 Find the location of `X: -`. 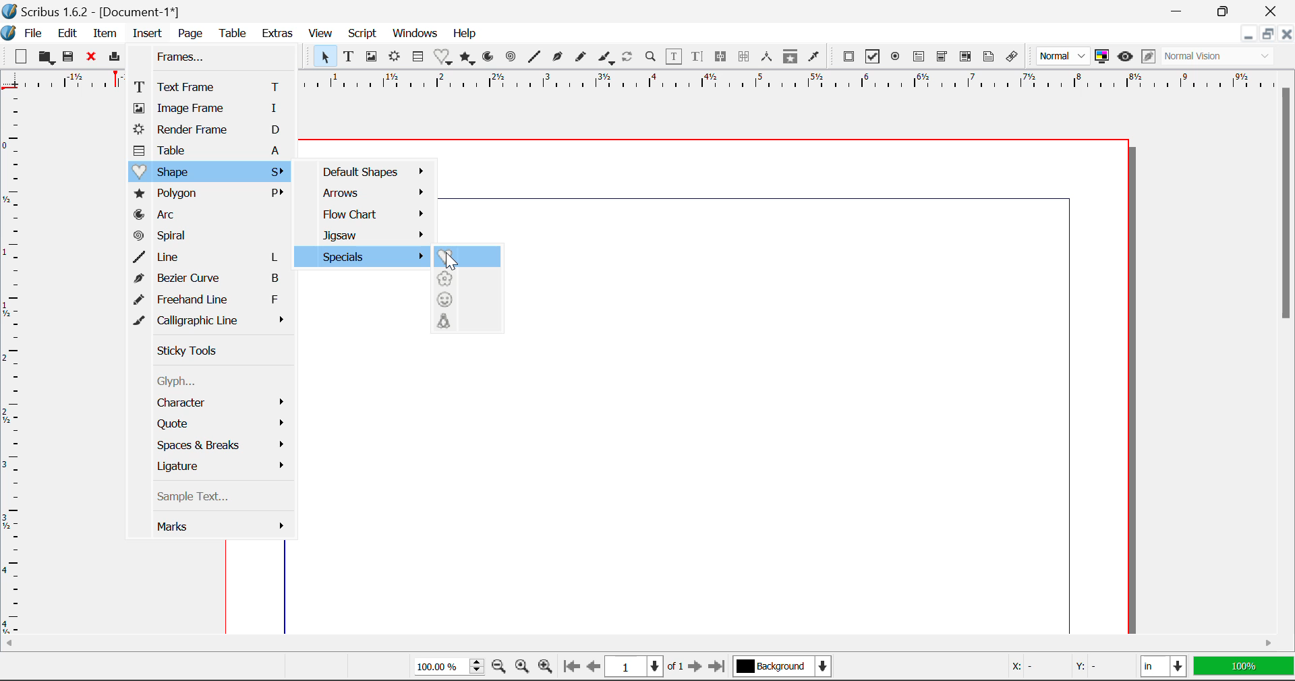

X: - is located at coordinates (1033, 665).